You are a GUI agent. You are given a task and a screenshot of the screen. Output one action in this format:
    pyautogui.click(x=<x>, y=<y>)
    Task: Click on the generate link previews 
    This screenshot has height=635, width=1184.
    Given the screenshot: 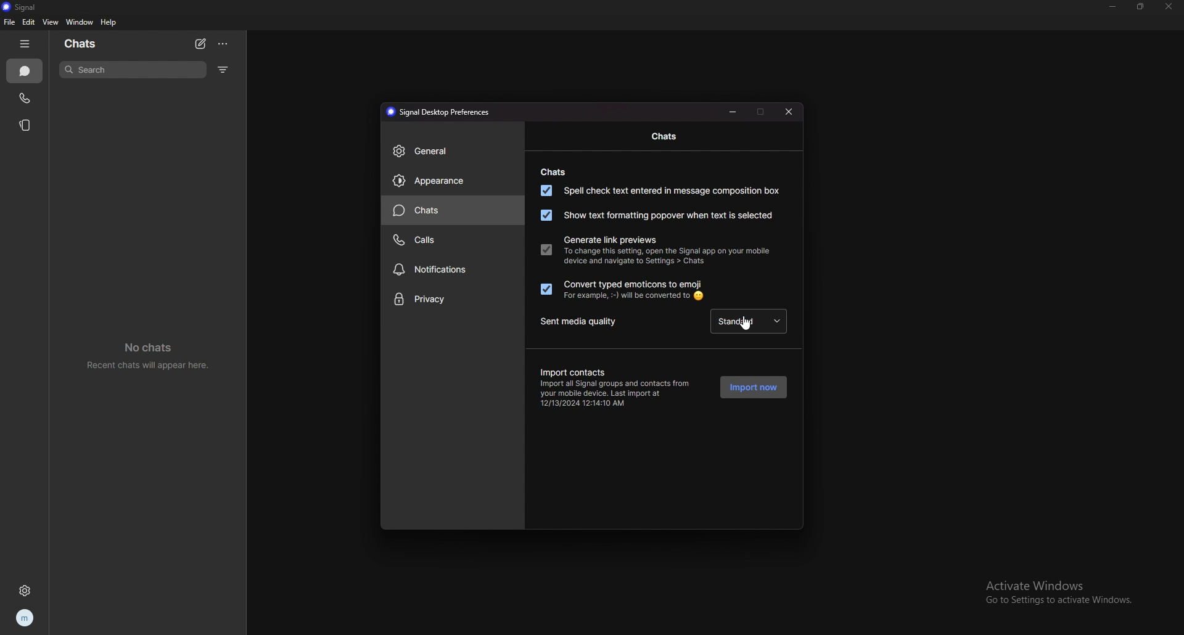 What is the action you would take?
    pyautogui.click(x=610, y=240)
    